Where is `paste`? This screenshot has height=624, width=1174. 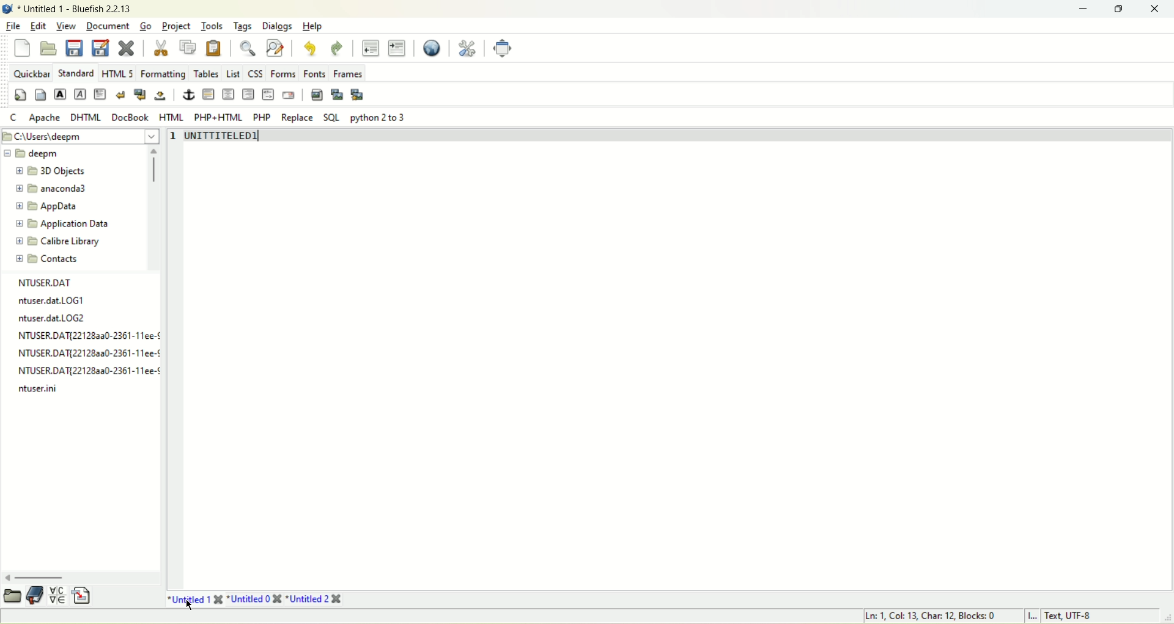 paste is located at coordinates (214, 48).